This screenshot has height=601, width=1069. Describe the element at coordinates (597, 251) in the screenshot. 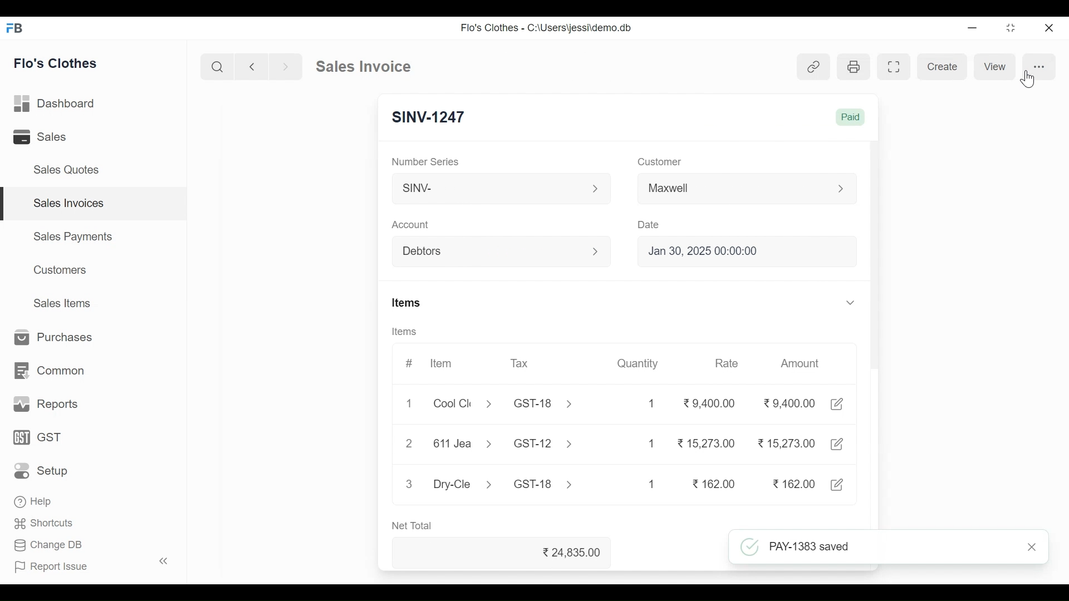

I see `Expand` at that location.